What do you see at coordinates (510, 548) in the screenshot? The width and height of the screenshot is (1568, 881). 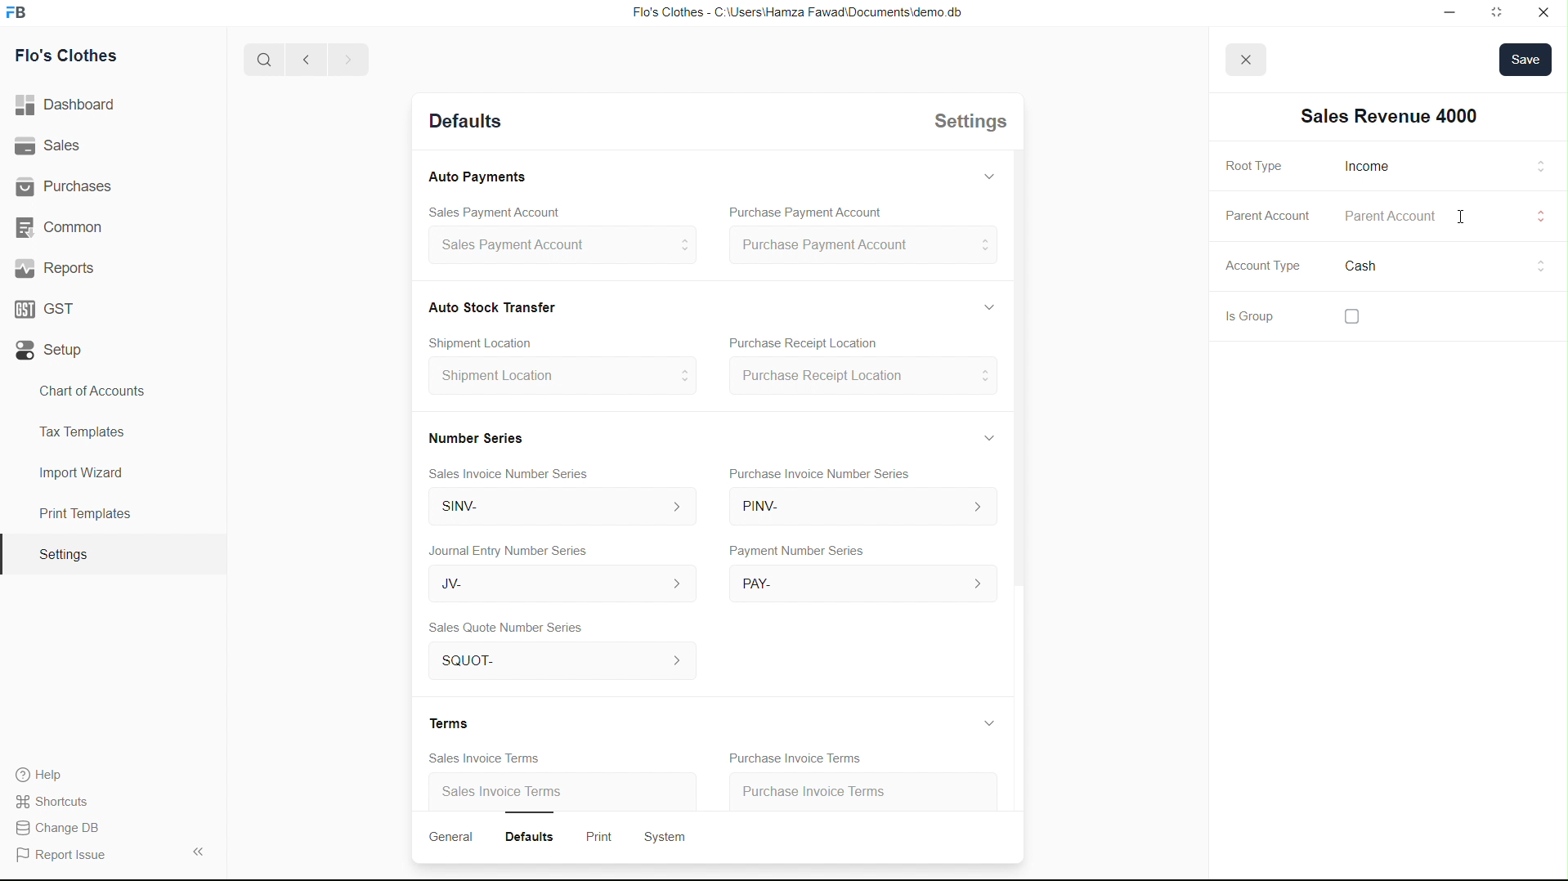 I see `Journal Entry Number Series` at bounding box center [510, 548].